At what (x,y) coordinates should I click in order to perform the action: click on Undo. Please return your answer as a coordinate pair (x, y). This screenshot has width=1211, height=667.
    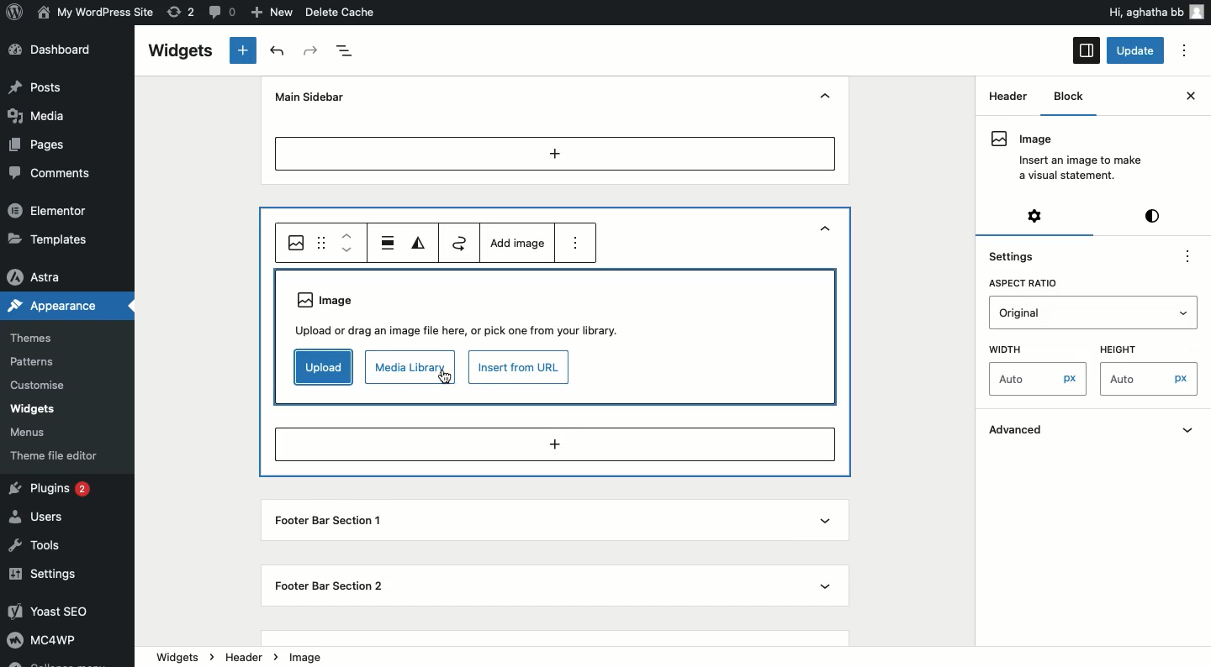
    Looking at the image, I should click on (280, 51).